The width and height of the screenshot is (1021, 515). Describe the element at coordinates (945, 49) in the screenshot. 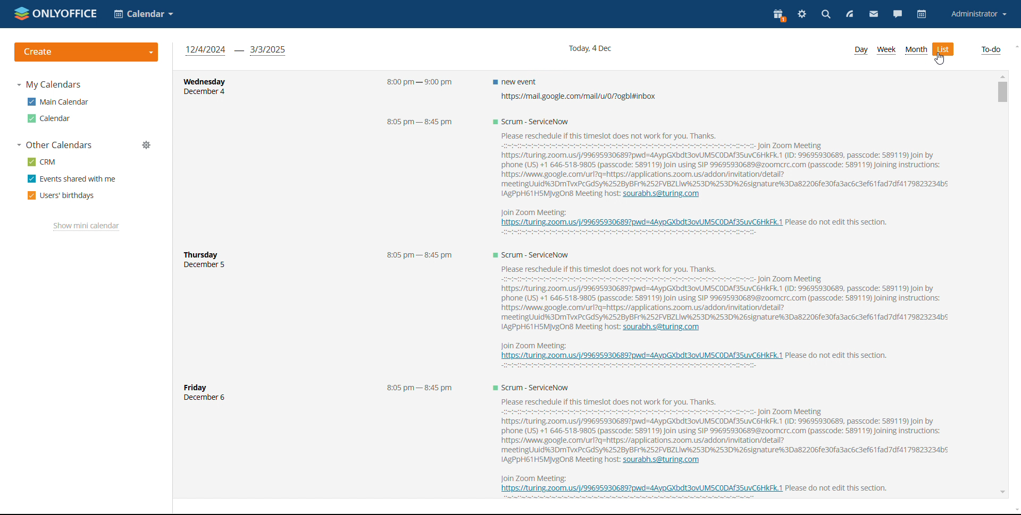

I see `list view` at that location.